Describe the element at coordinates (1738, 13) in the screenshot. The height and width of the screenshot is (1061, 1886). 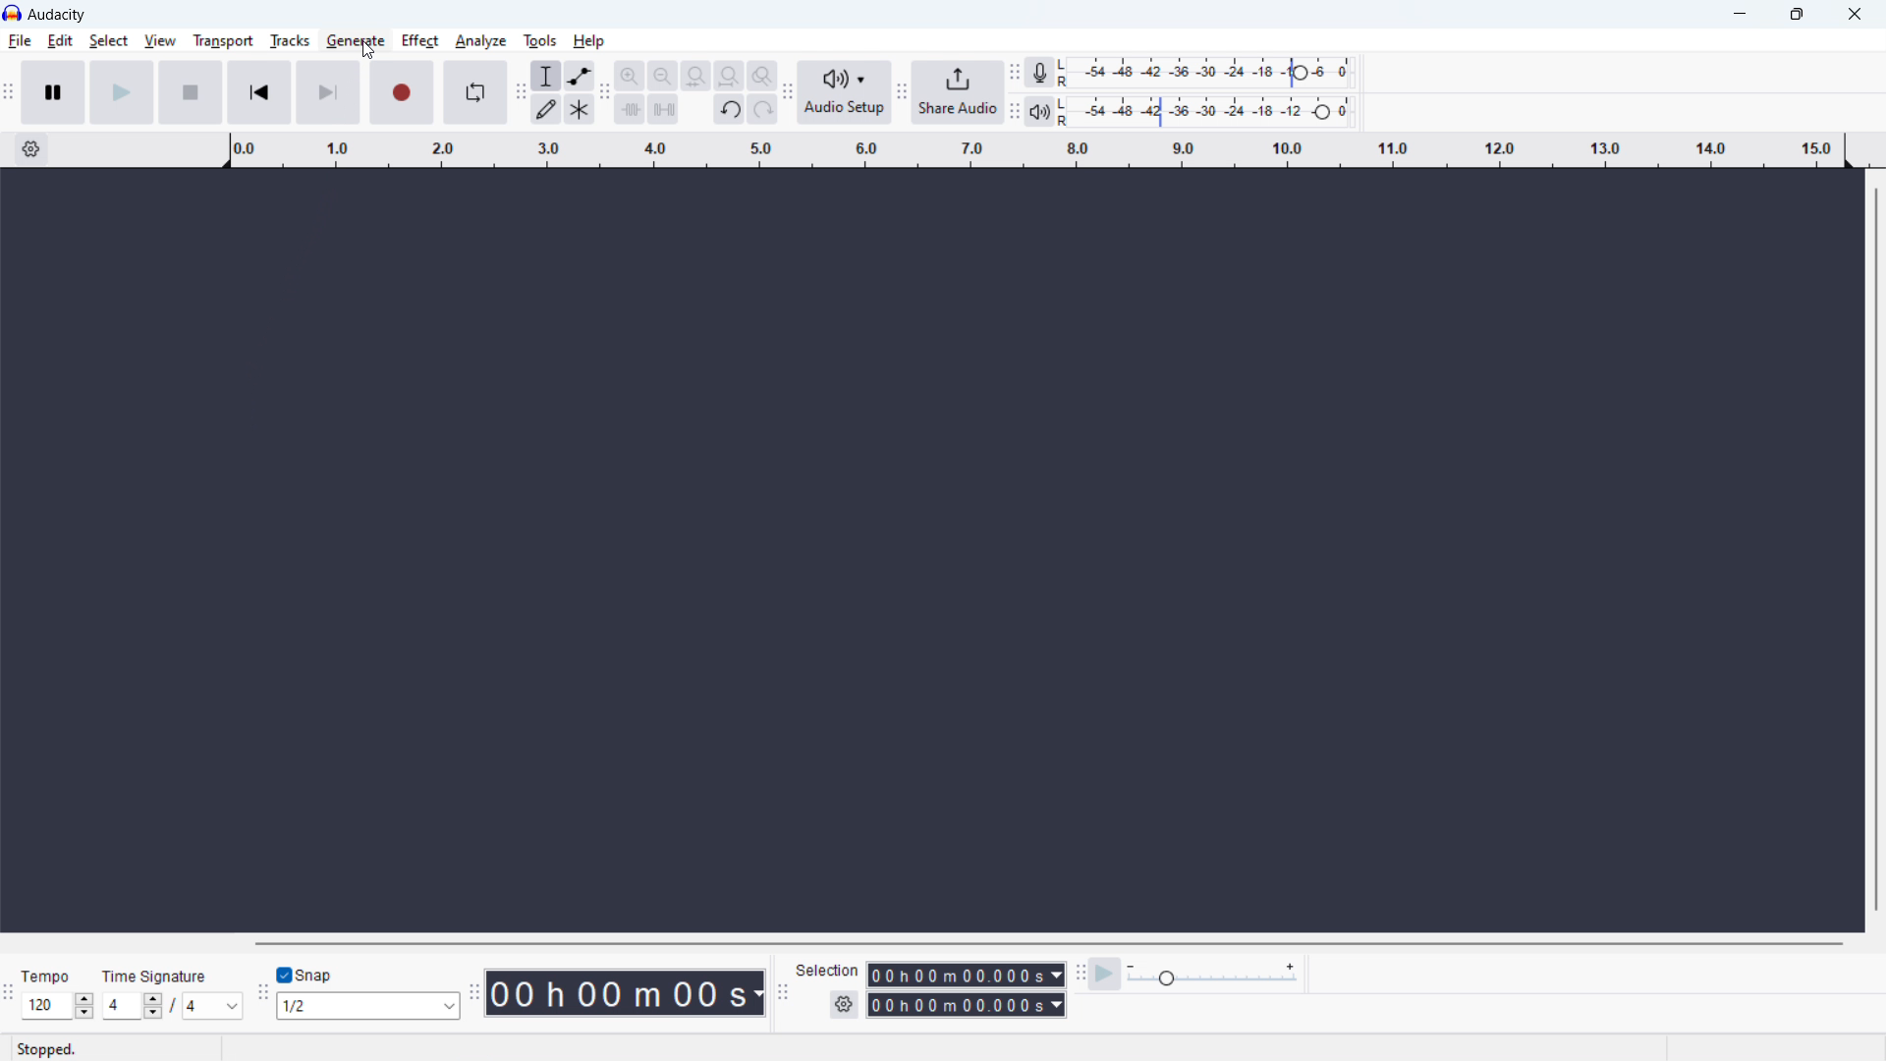
I see `minimize` at that location.